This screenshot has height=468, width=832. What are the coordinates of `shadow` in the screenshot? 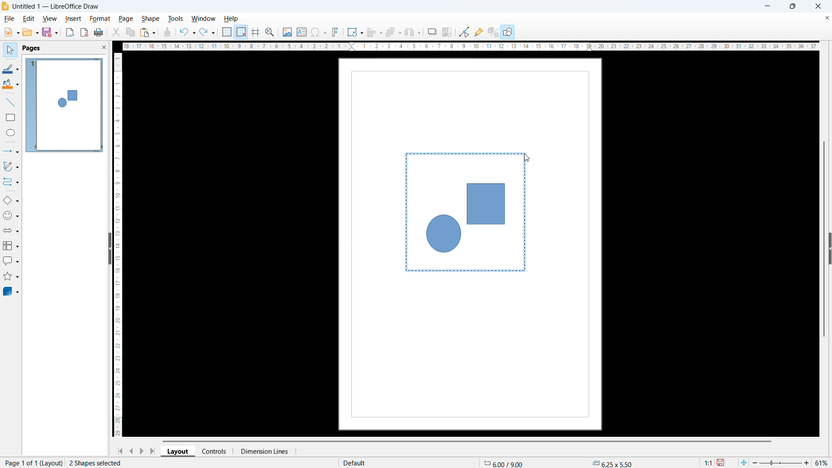 It's located at (433, 32).